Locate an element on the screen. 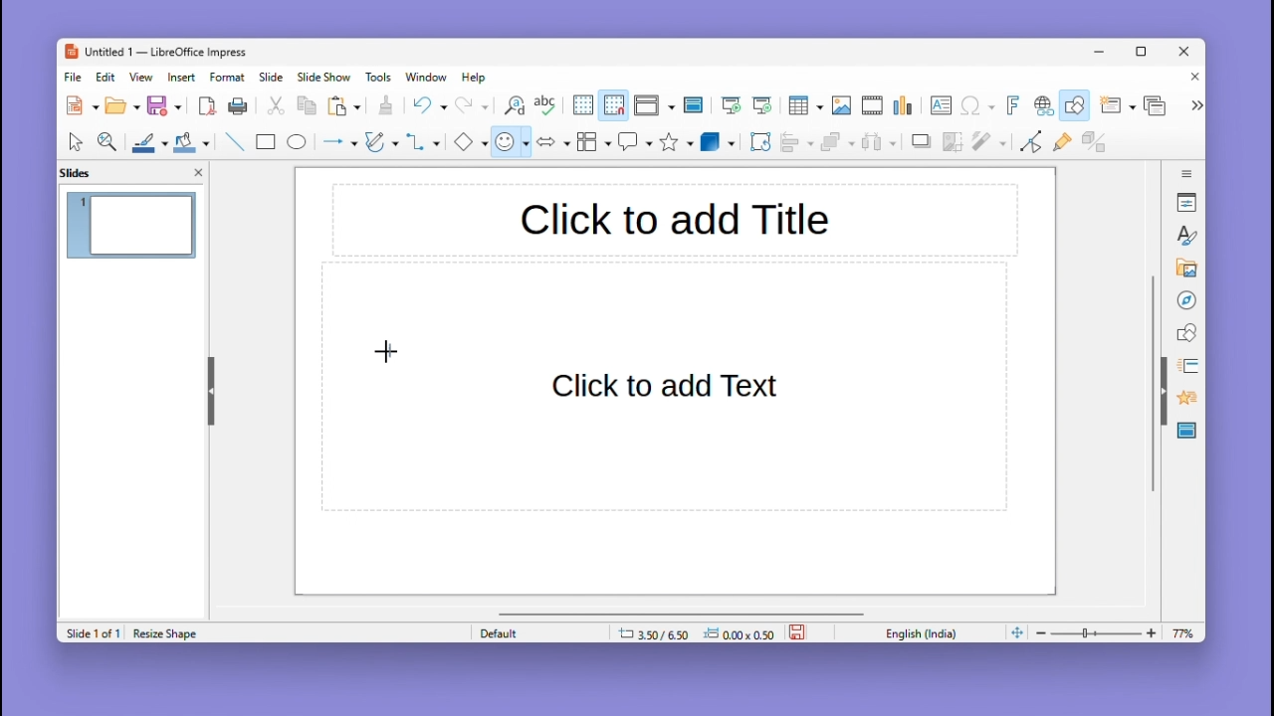 The image size is (1274, 716). Rectangle is located at coordinates (264, 141).